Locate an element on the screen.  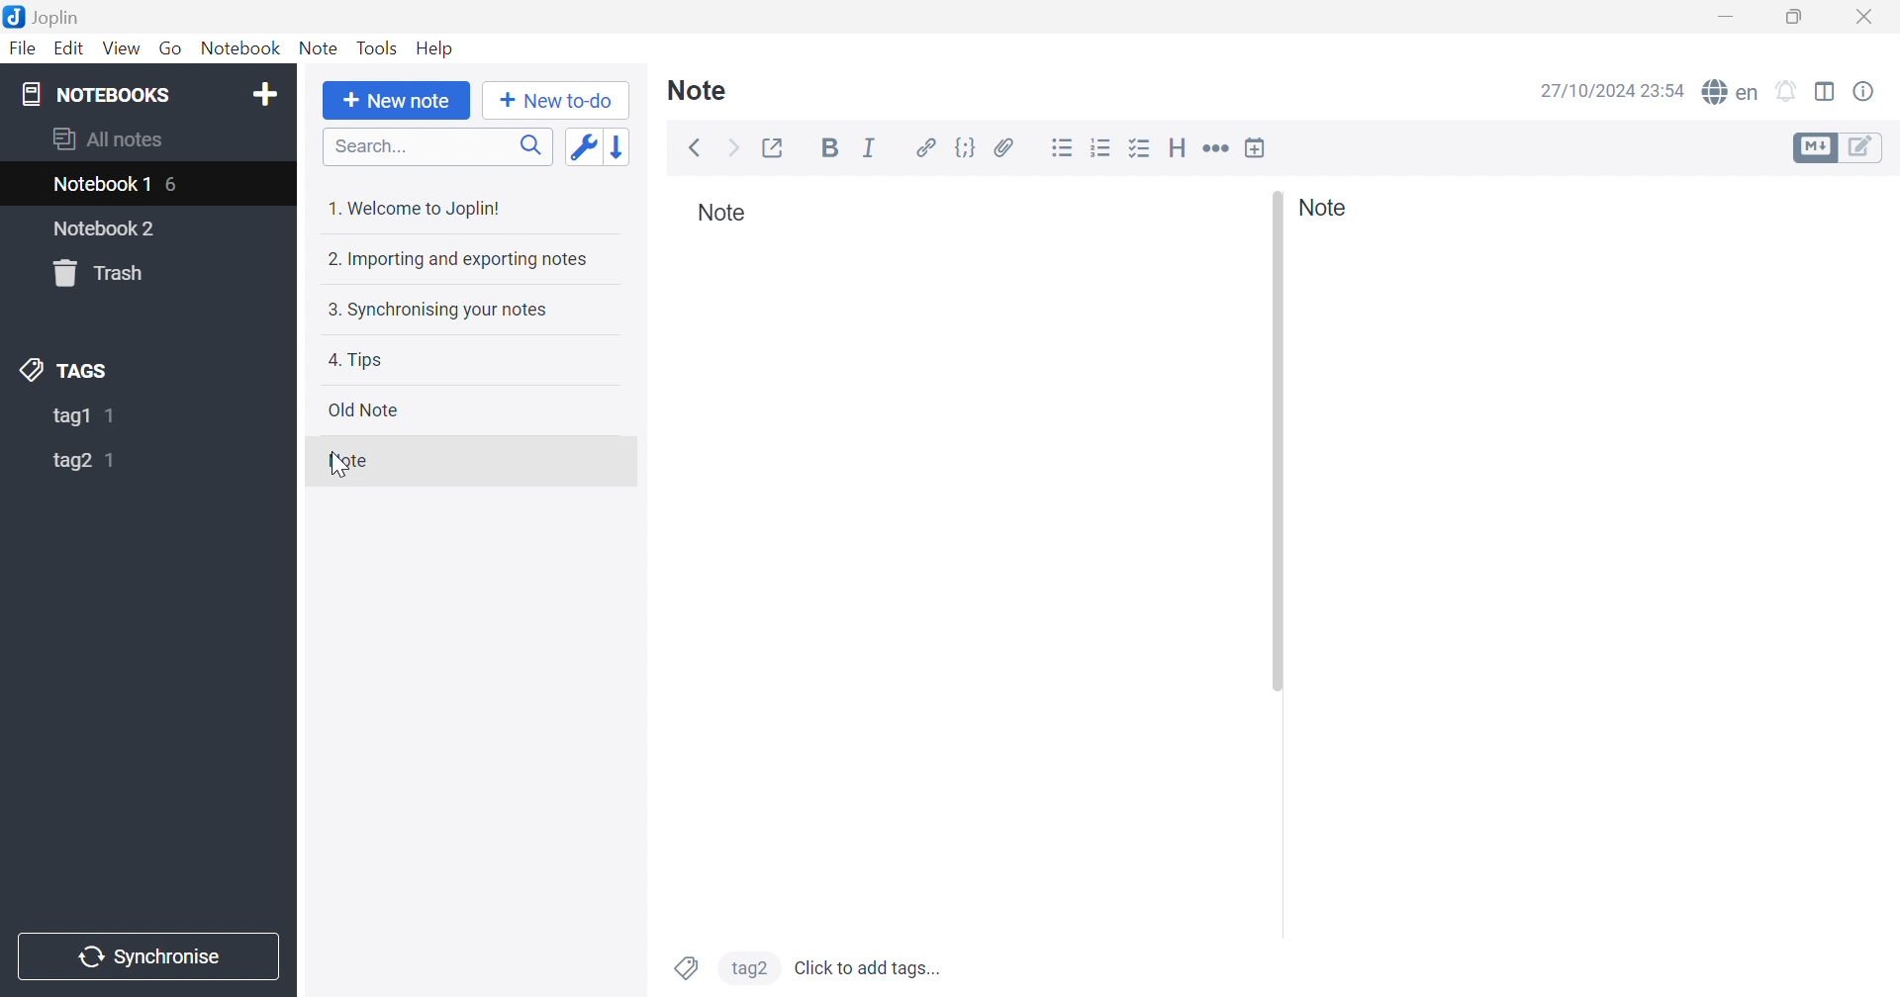
Note is located at coordinates (714, 213).